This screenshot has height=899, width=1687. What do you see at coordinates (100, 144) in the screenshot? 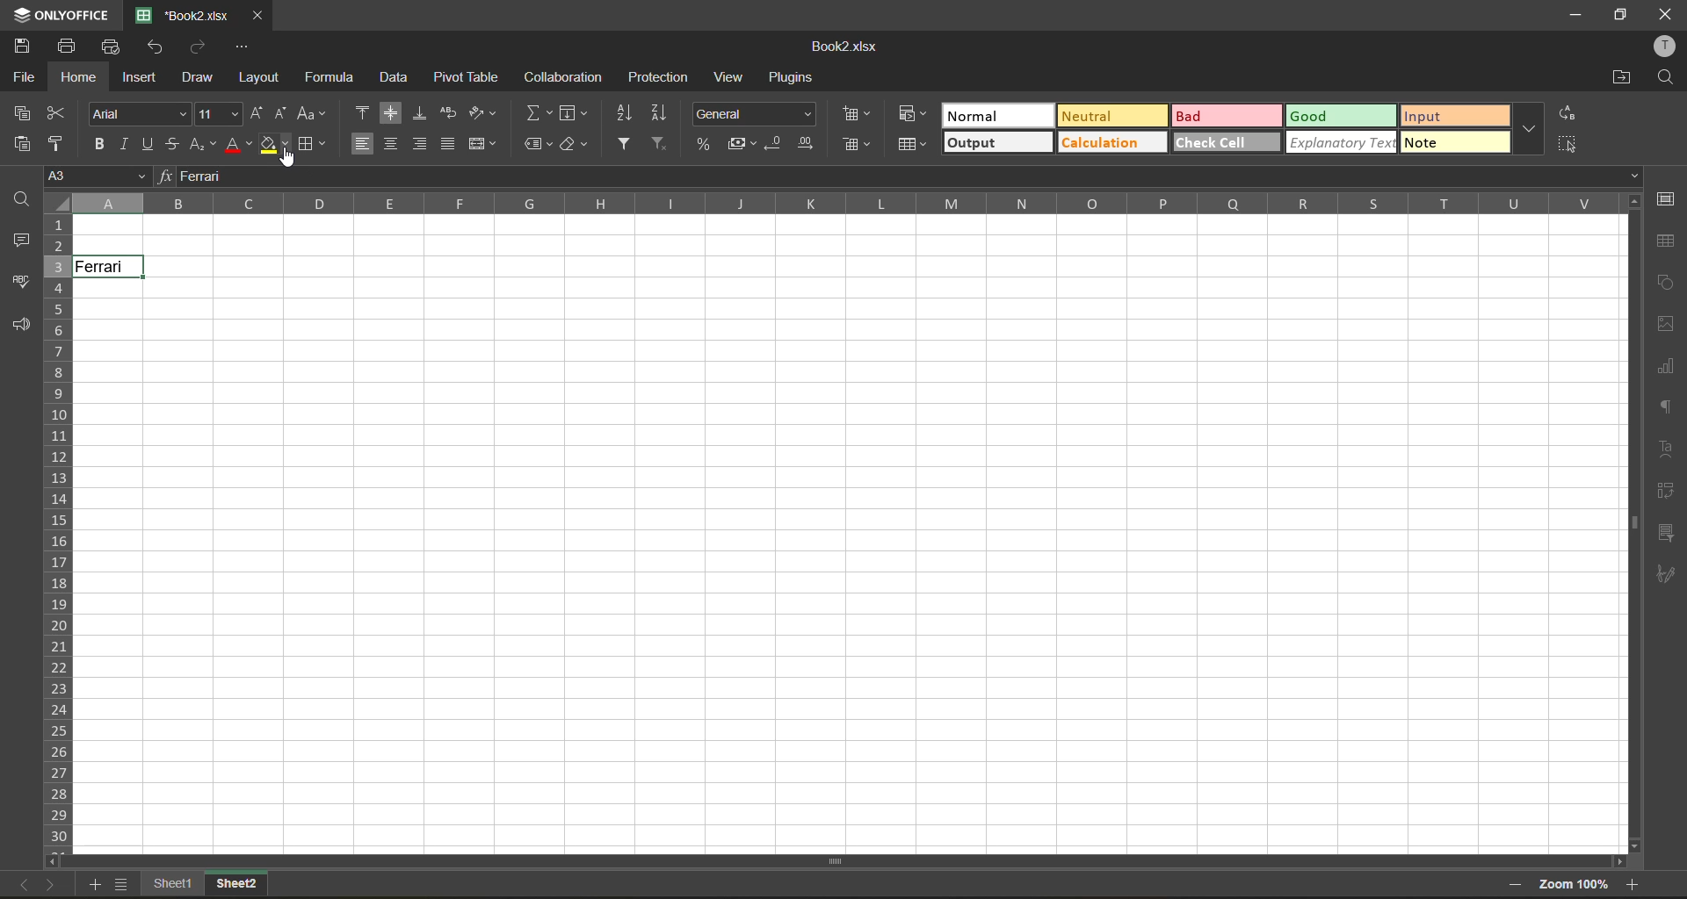
I see `bold` at bounding box center [100, 144].